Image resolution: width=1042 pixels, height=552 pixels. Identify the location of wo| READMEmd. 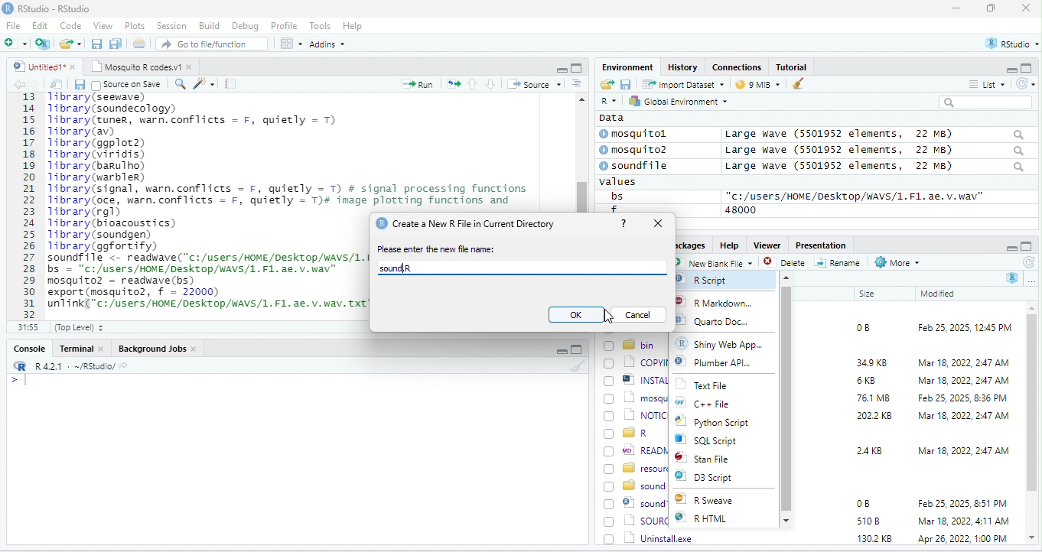
(635, 450).